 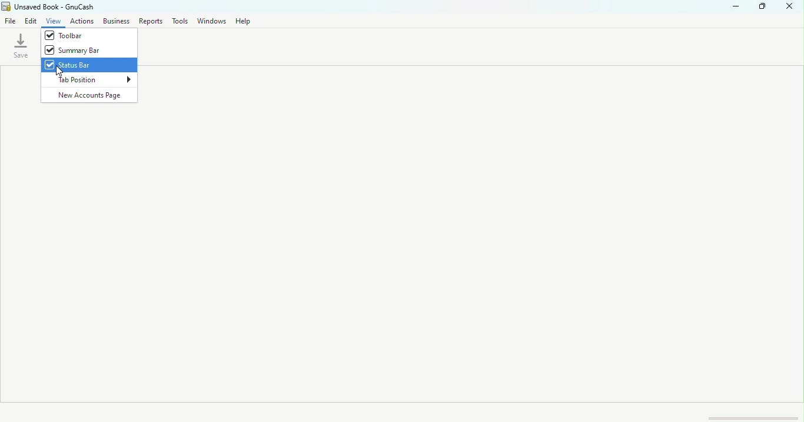 What do you see at coordinates (244, 21) in the screenshot?
I see `Help` at bounding box center [244, 21].